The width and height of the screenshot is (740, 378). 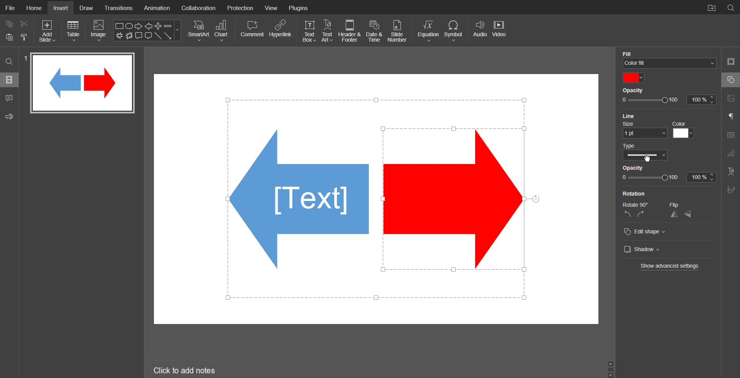 What do you see at coordinates (689, 214) in the screenshot?
I see `vertical flip` at bounding box center [689, 214].